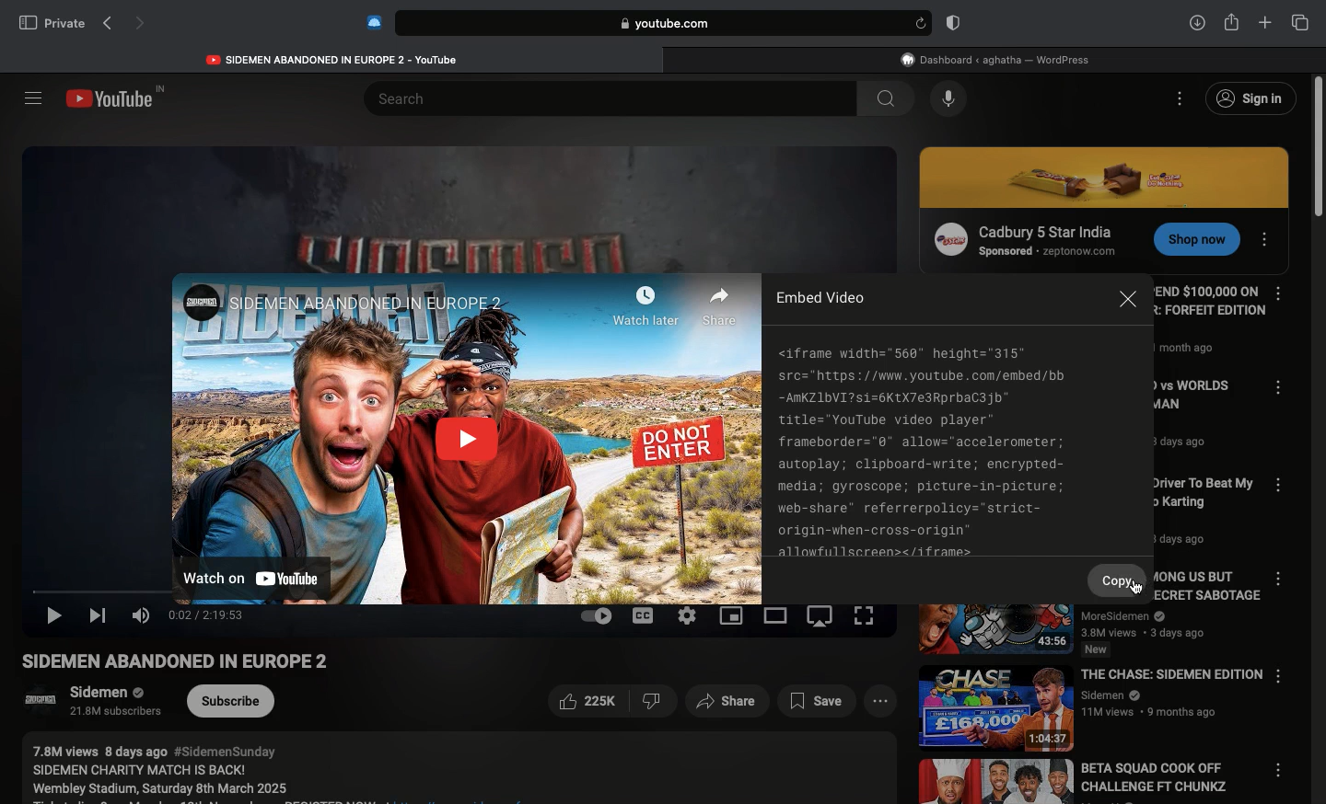 The height and width of the screenshot is (804, 1326). What do you see at coordinates (818, 297) in the screenshot?
I see `Embed video` at bounding box center [818, 297].